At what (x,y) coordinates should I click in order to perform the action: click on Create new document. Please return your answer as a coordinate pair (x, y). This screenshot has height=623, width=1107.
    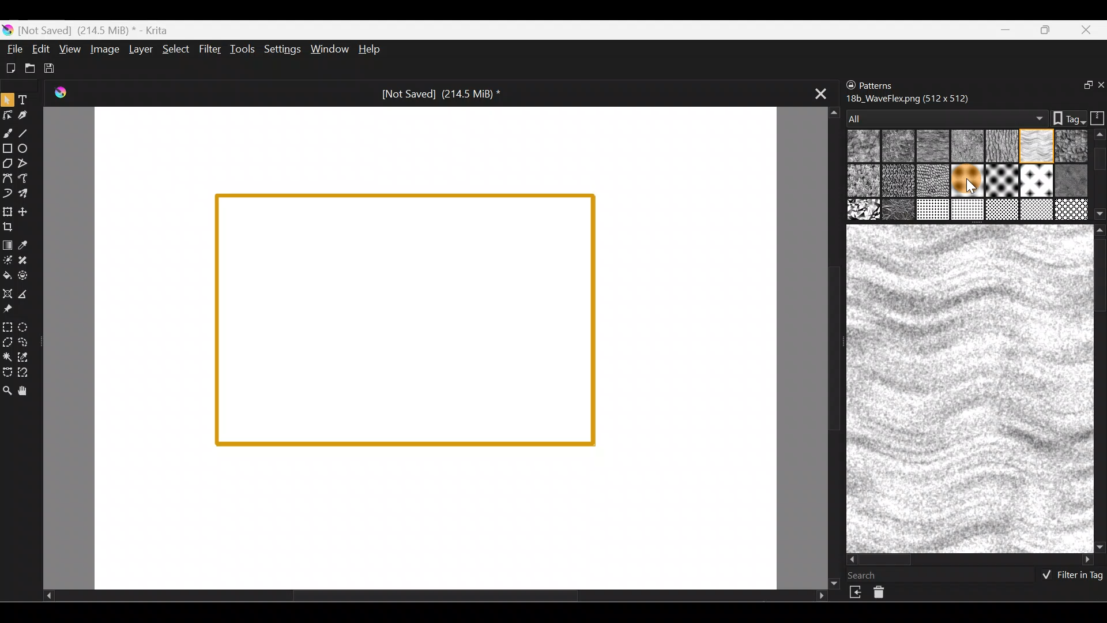
    Looking at the image, I should click on (10, 69).